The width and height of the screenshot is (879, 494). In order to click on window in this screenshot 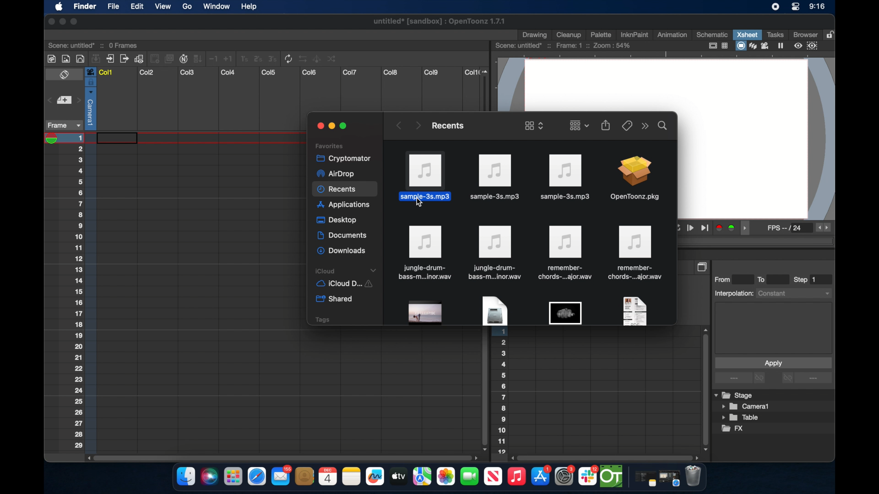, I will do `click(214, 6)`.